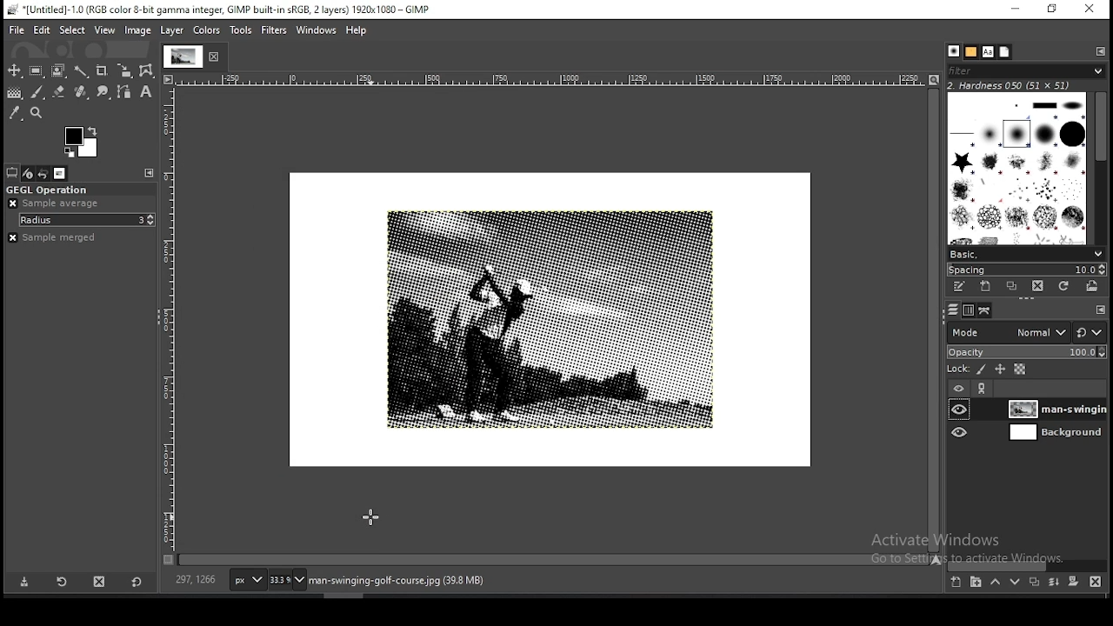 The height and width of the screenshot is (626, 1113). Describe the element at coordinates (57, 173) in the screenshot. I see `images` at that location.